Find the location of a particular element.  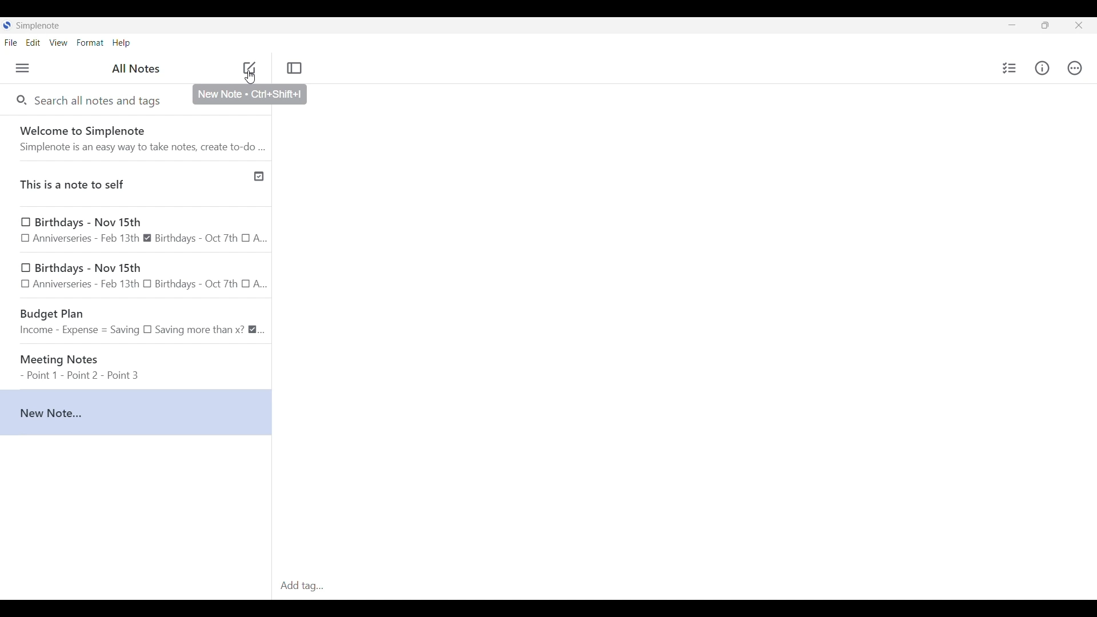

Toggle focus mode is located at coordinates (295, 68).